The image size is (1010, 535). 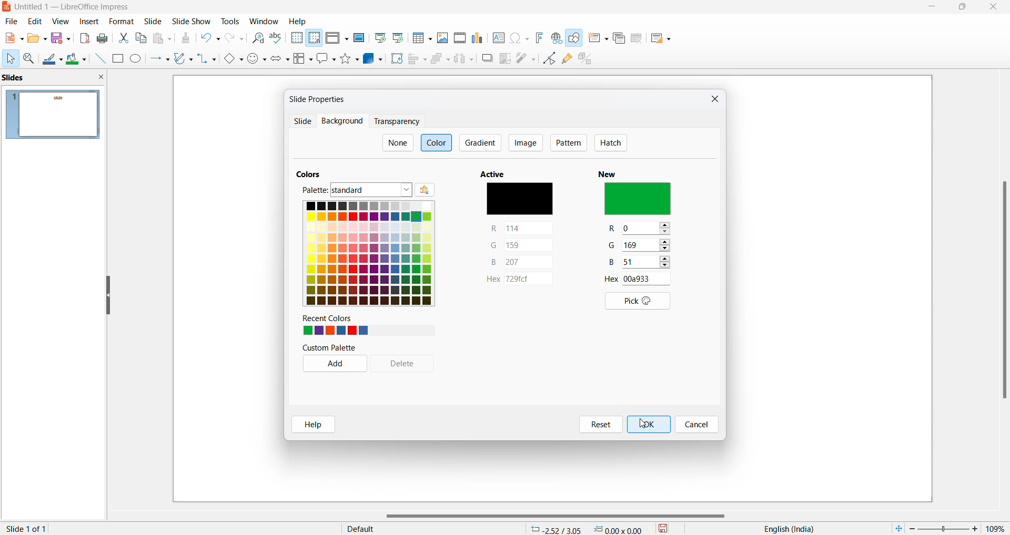 What do you see at coordinates (525, 142) in the screenshot?
I see `navigation` at bounding box center [525, 142].